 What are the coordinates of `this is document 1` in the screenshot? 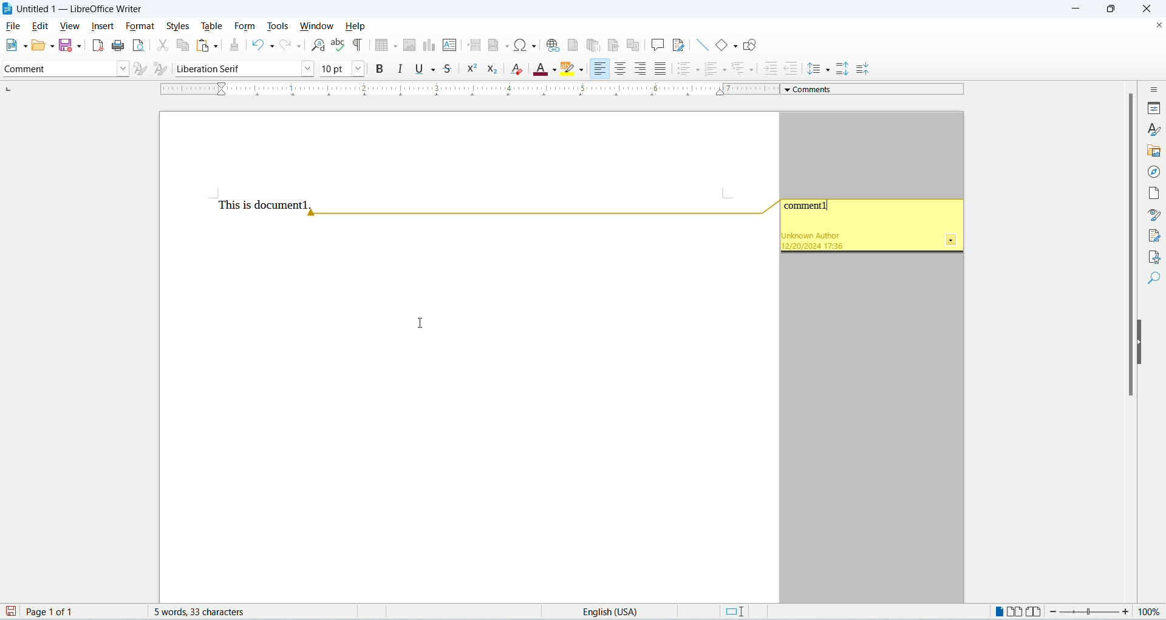 It's located at (264, 204).